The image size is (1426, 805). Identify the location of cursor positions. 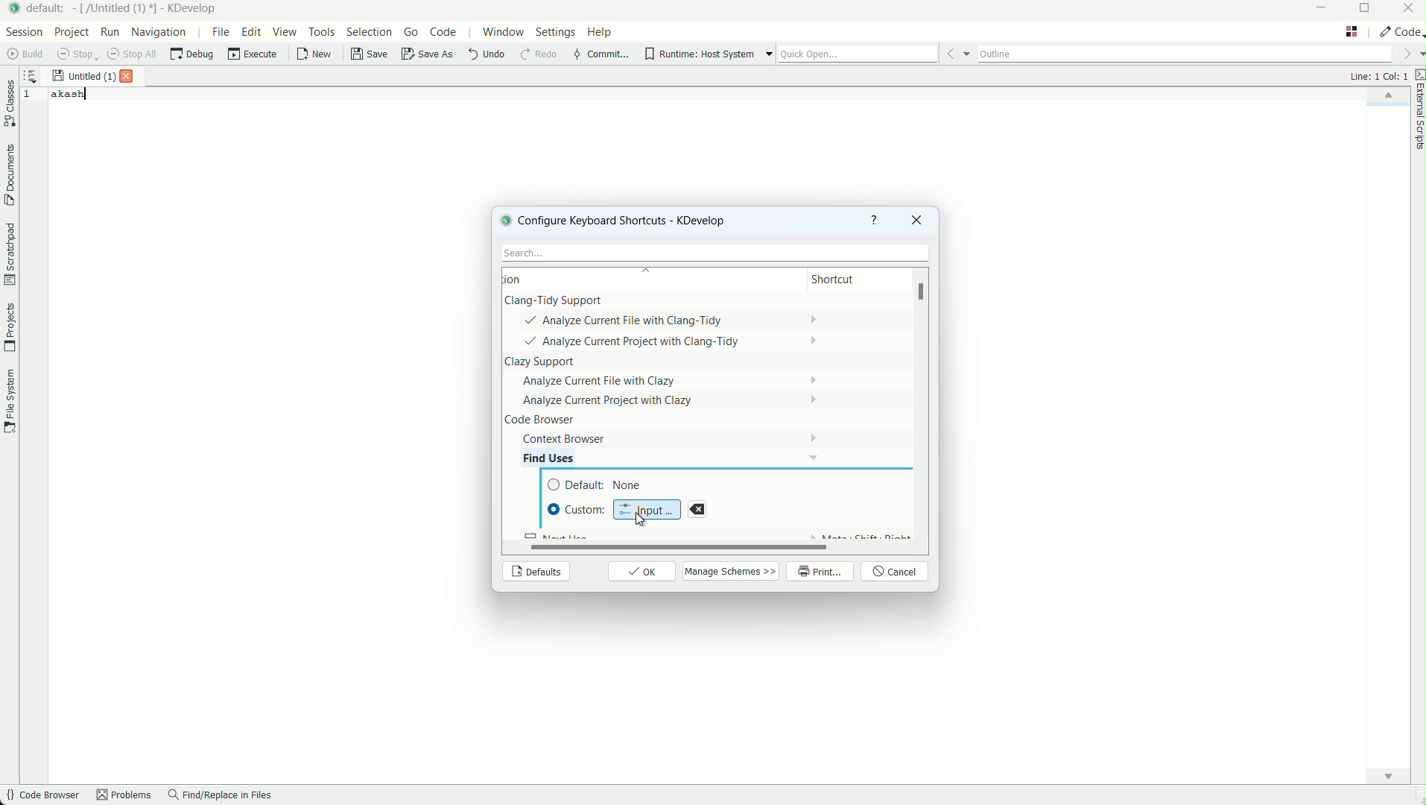
(1378, 76).